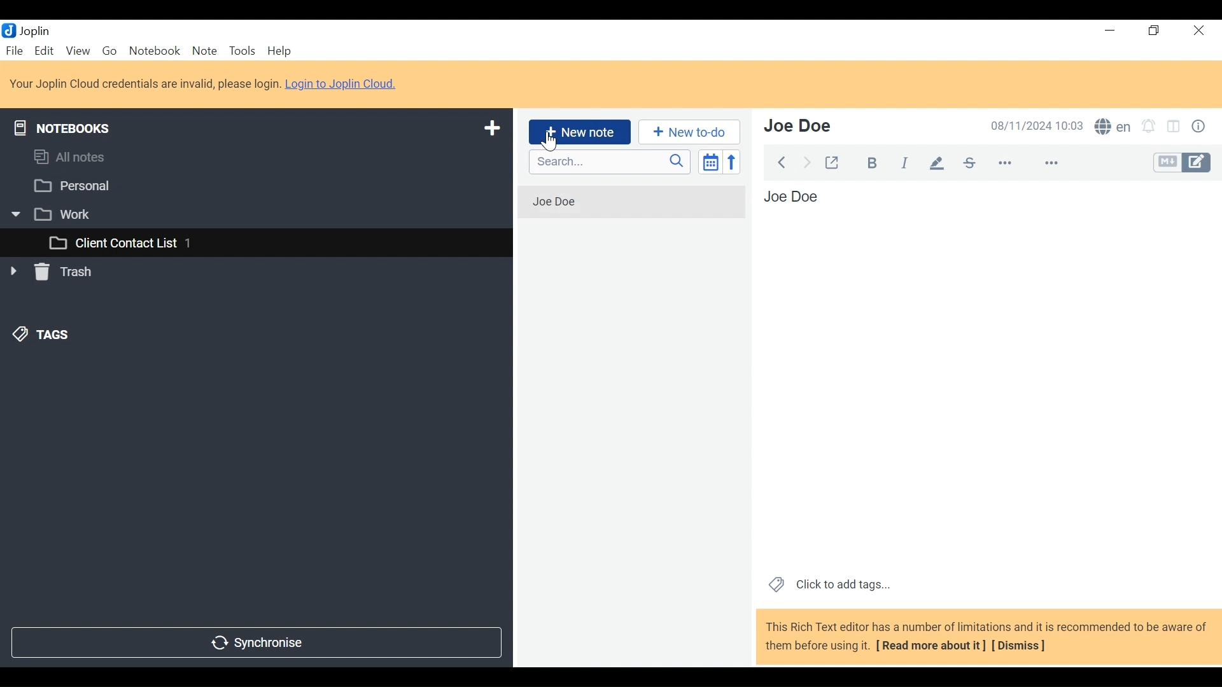  Describe the element at coordinates (153, 51) in the screenshot. I see `Notebook` at that location.